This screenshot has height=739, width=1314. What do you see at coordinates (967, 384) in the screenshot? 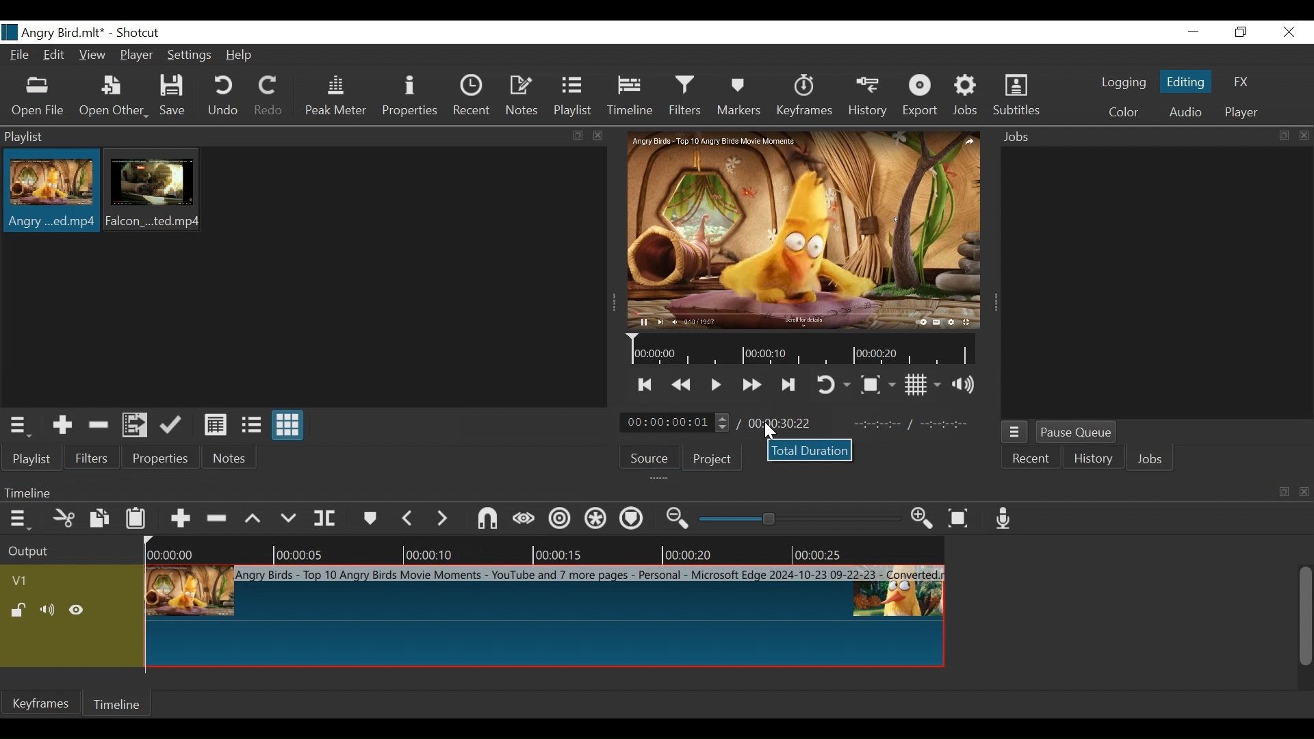
I see `Show volume control` at bounding box center [967, 384].